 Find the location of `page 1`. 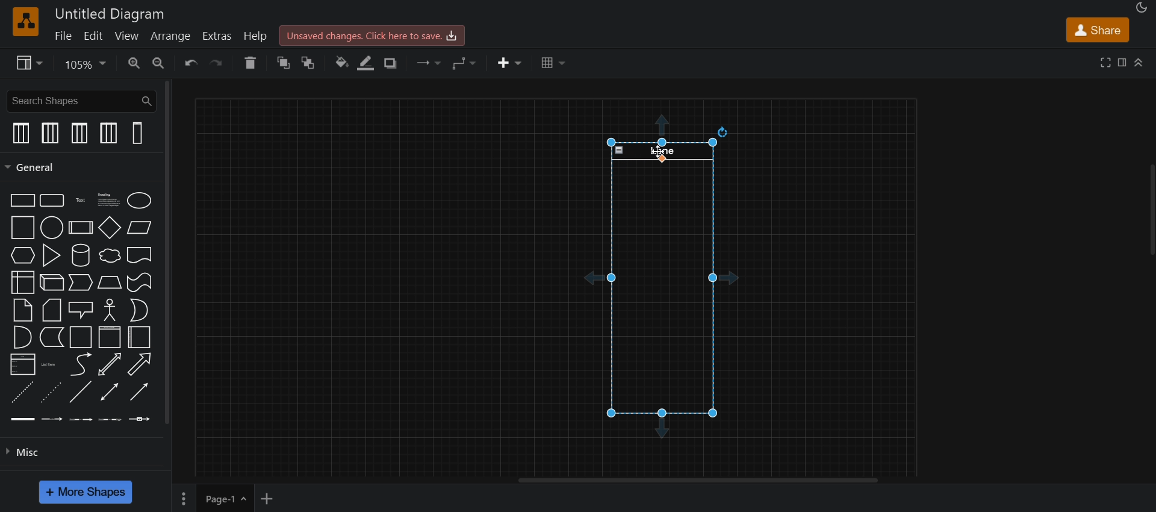

page 1 is located at coordinates (211, 498).